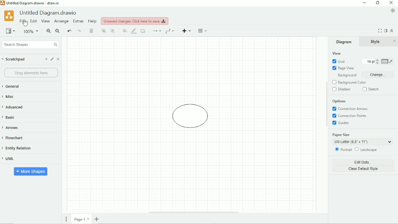  What do you see at coordinates (70, 31) in the screenshot?
I see `Undo` at bounding box center [70, 31].